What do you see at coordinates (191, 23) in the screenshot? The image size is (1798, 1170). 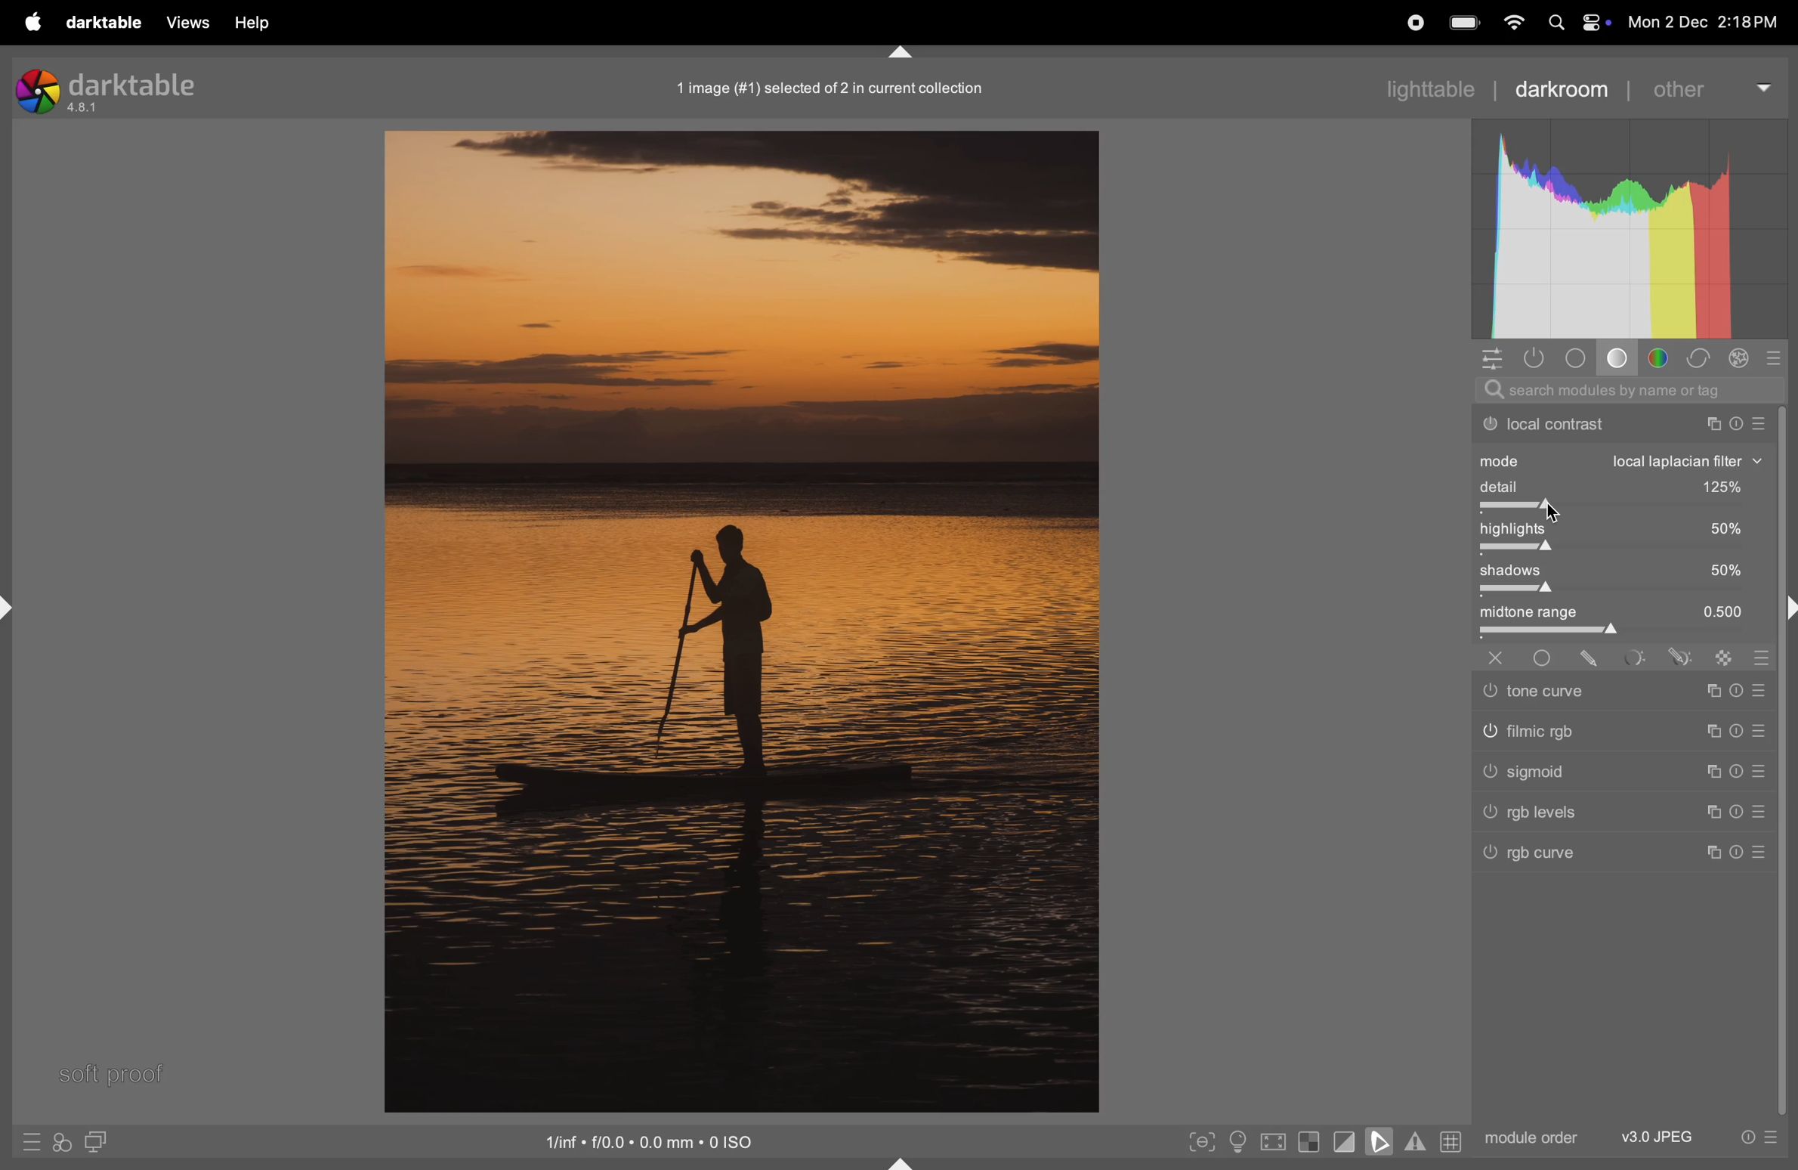 I see `views` at bounding box center [191, 23].